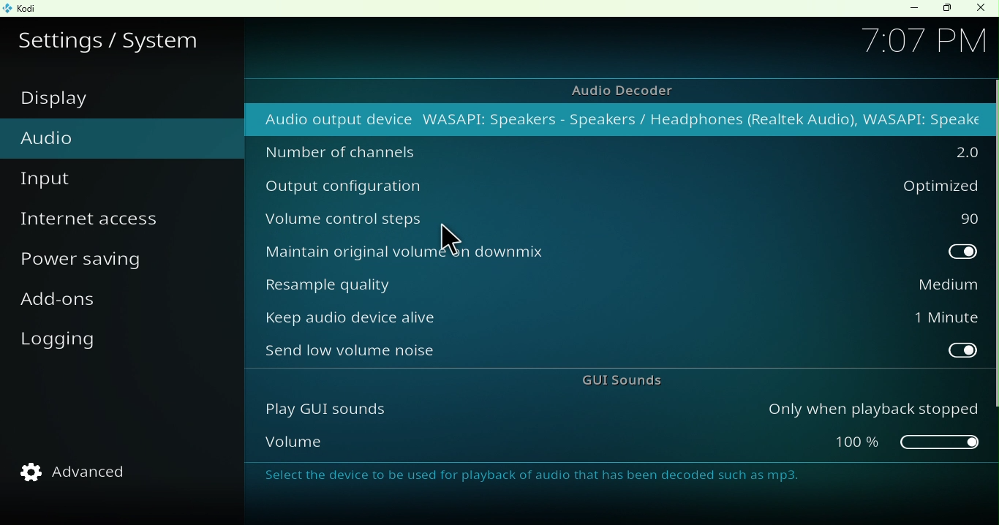  What do you see at coordinates (891, 150) in the screenshot?
I see `2.0` at bounding box center [891, 150].